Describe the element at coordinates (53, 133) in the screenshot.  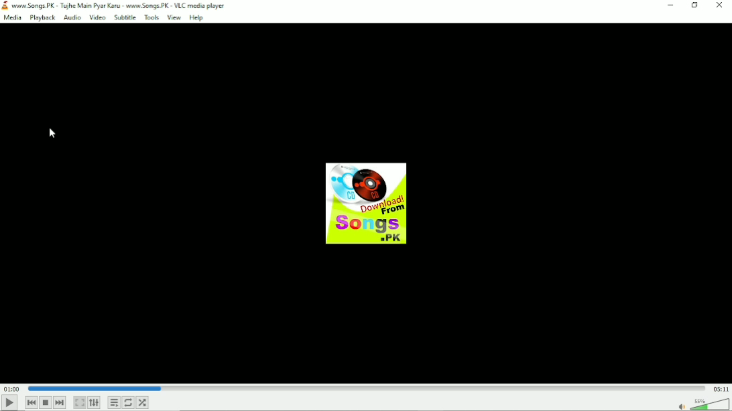
I see `Cursor` at that location.